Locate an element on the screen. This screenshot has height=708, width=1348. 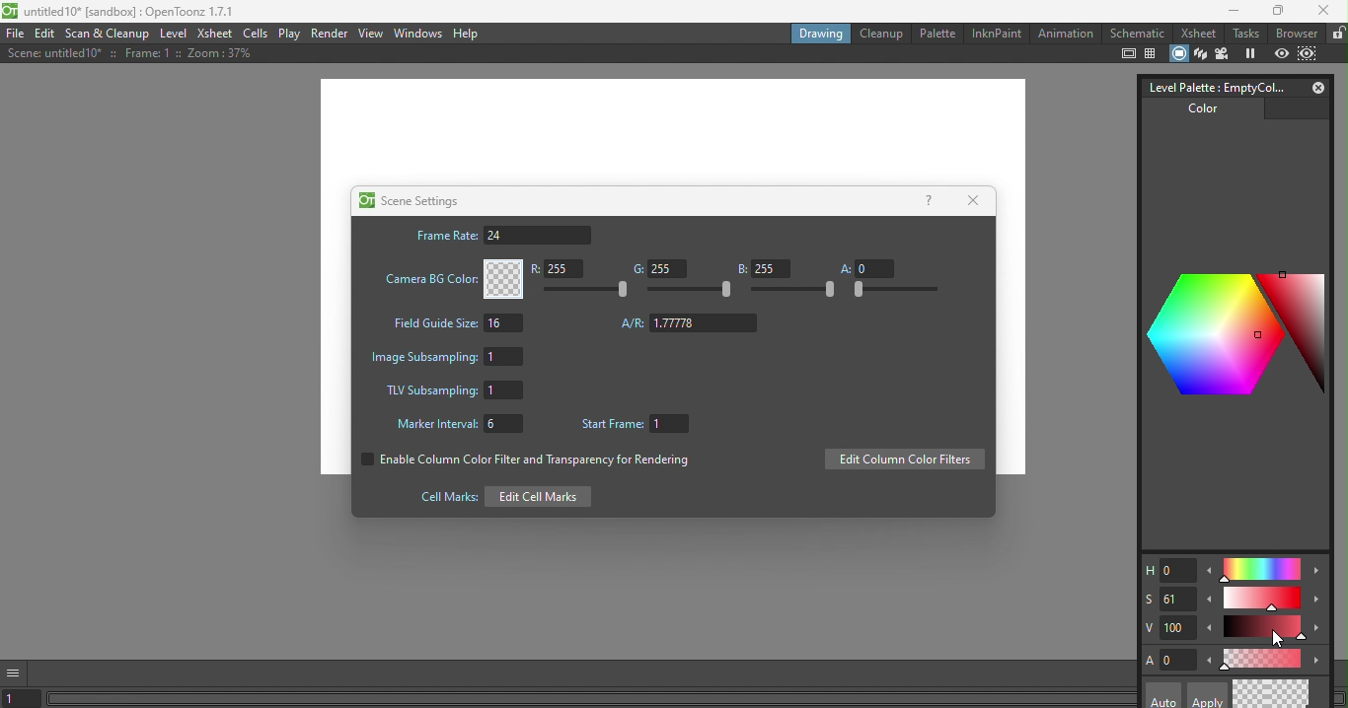
Windows is located at coordinates (416, 34).